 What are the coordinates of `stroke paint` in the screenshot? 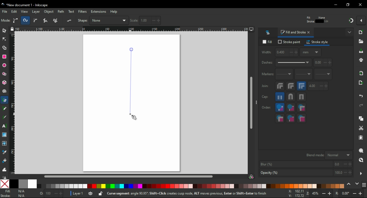 It's located at (289, 42).